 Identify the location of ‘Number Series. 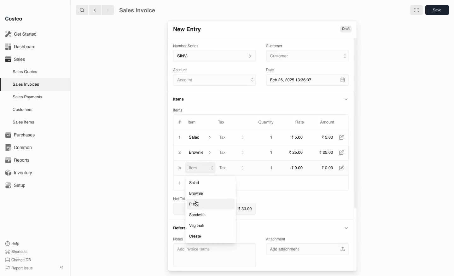
(185, 46).